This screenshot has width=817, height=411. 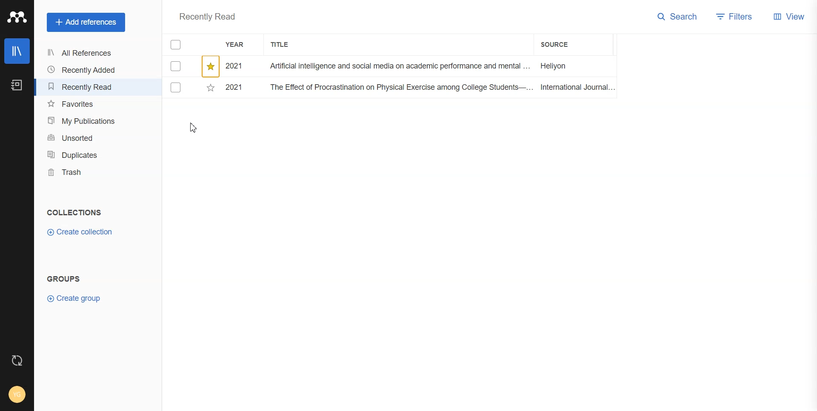 What do you see at coordinates (64, 278) in the screenshot?
I see `Text` at bounding box center [64, 278].